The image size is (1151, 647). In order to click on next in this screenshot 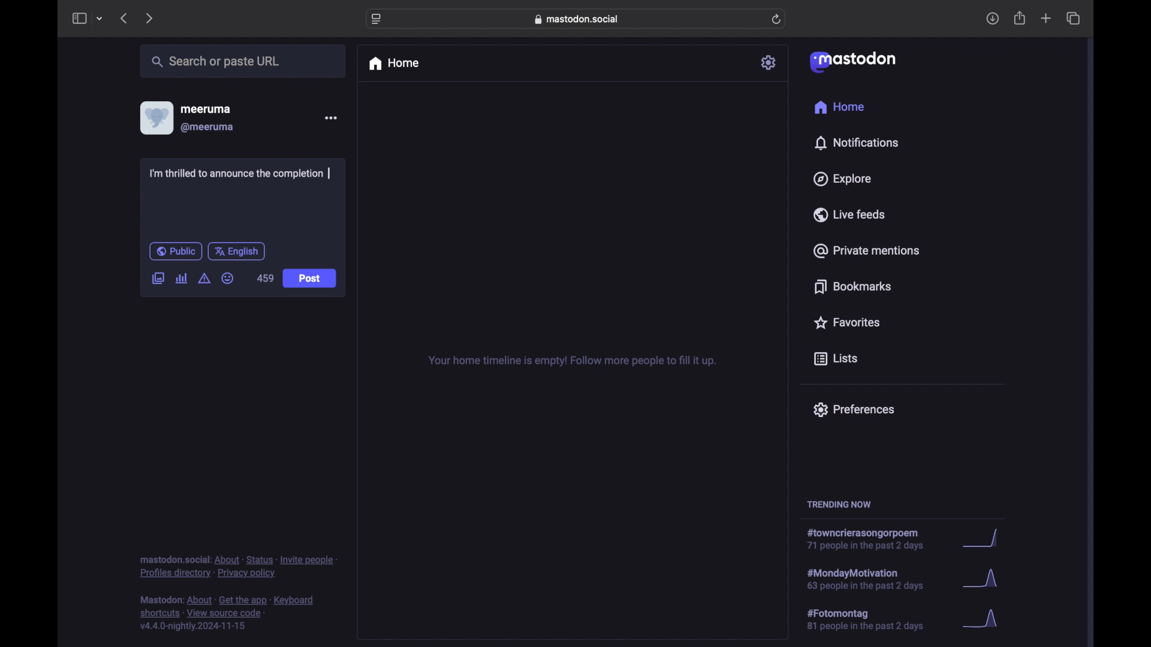, I will do `click(149, 19)`.